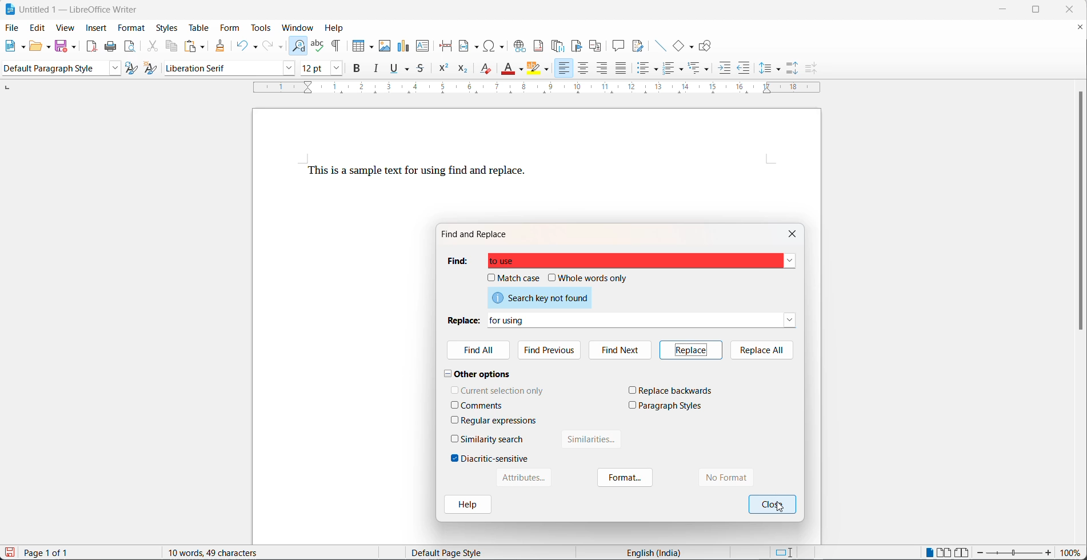 The height and width of the screenshot is (560, 1087). I want to click on spellings, so click(318, 42).